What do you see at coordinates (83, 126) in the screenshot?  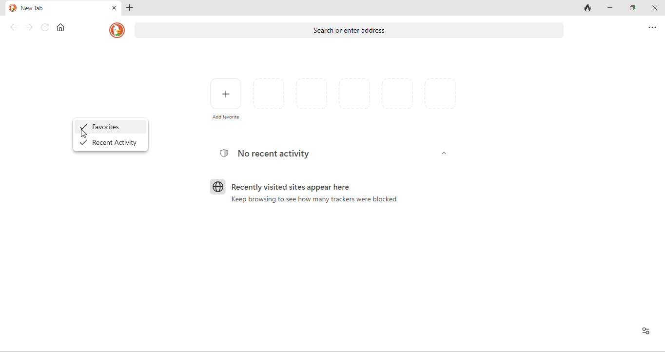 I see `checkbox enable` at bounding box center [83, 126].